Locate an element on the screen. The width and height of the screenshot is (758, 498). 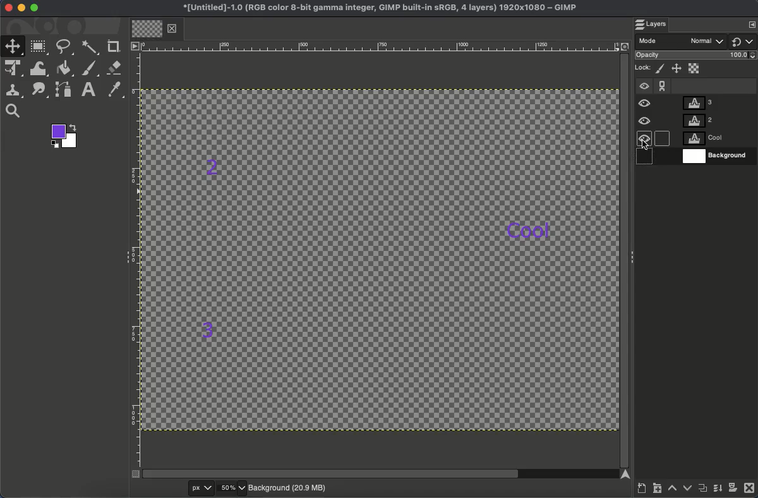
50% is located at coordinates (231, 488).